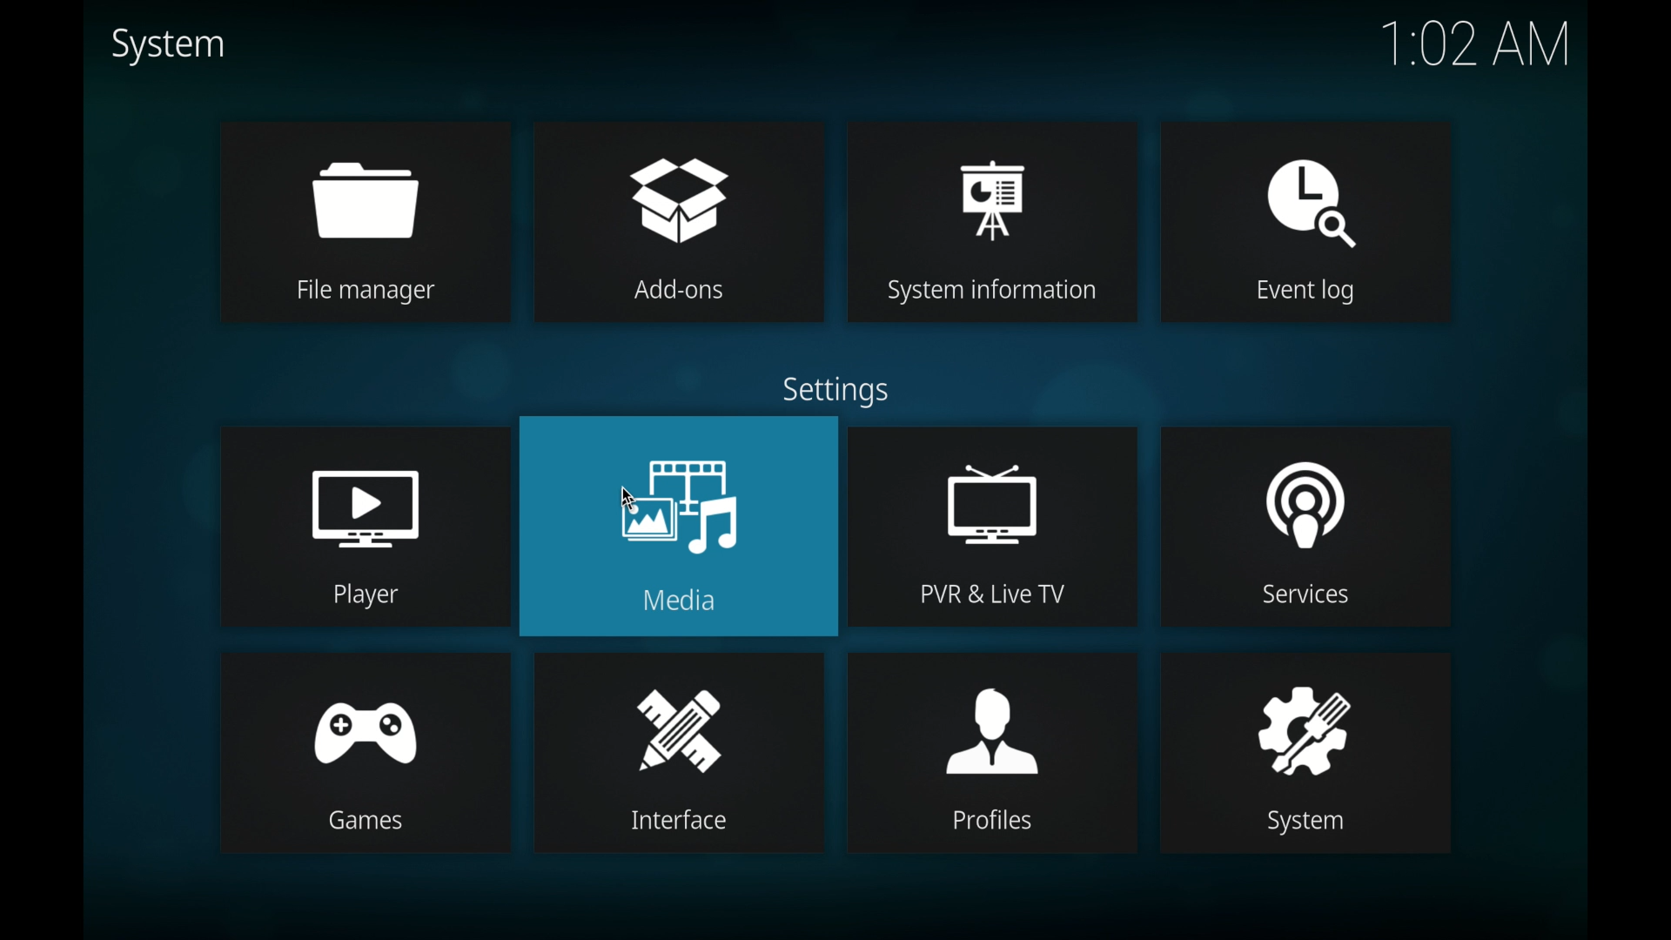 Image resolution: width=1671 pixels, height=940 pixels. What do you see at coordinates (679, 491) in the screenshot?
I see `media` at bounding box center [679, 491].